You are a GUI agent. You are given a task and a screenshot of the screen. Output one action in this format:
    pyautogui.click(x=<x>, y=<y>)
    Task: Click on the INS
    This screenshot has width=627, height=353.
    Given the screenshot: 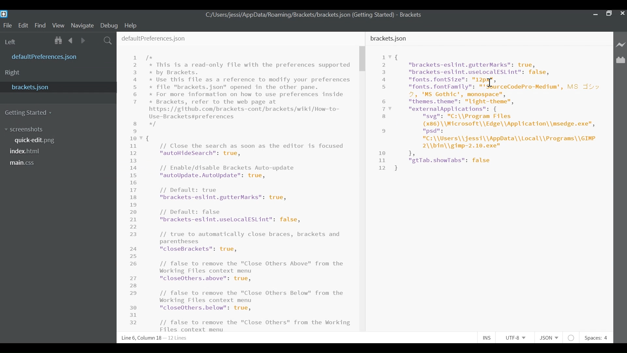 What is the action you would take?
    pyautogui.click(x=487, y=337)
    